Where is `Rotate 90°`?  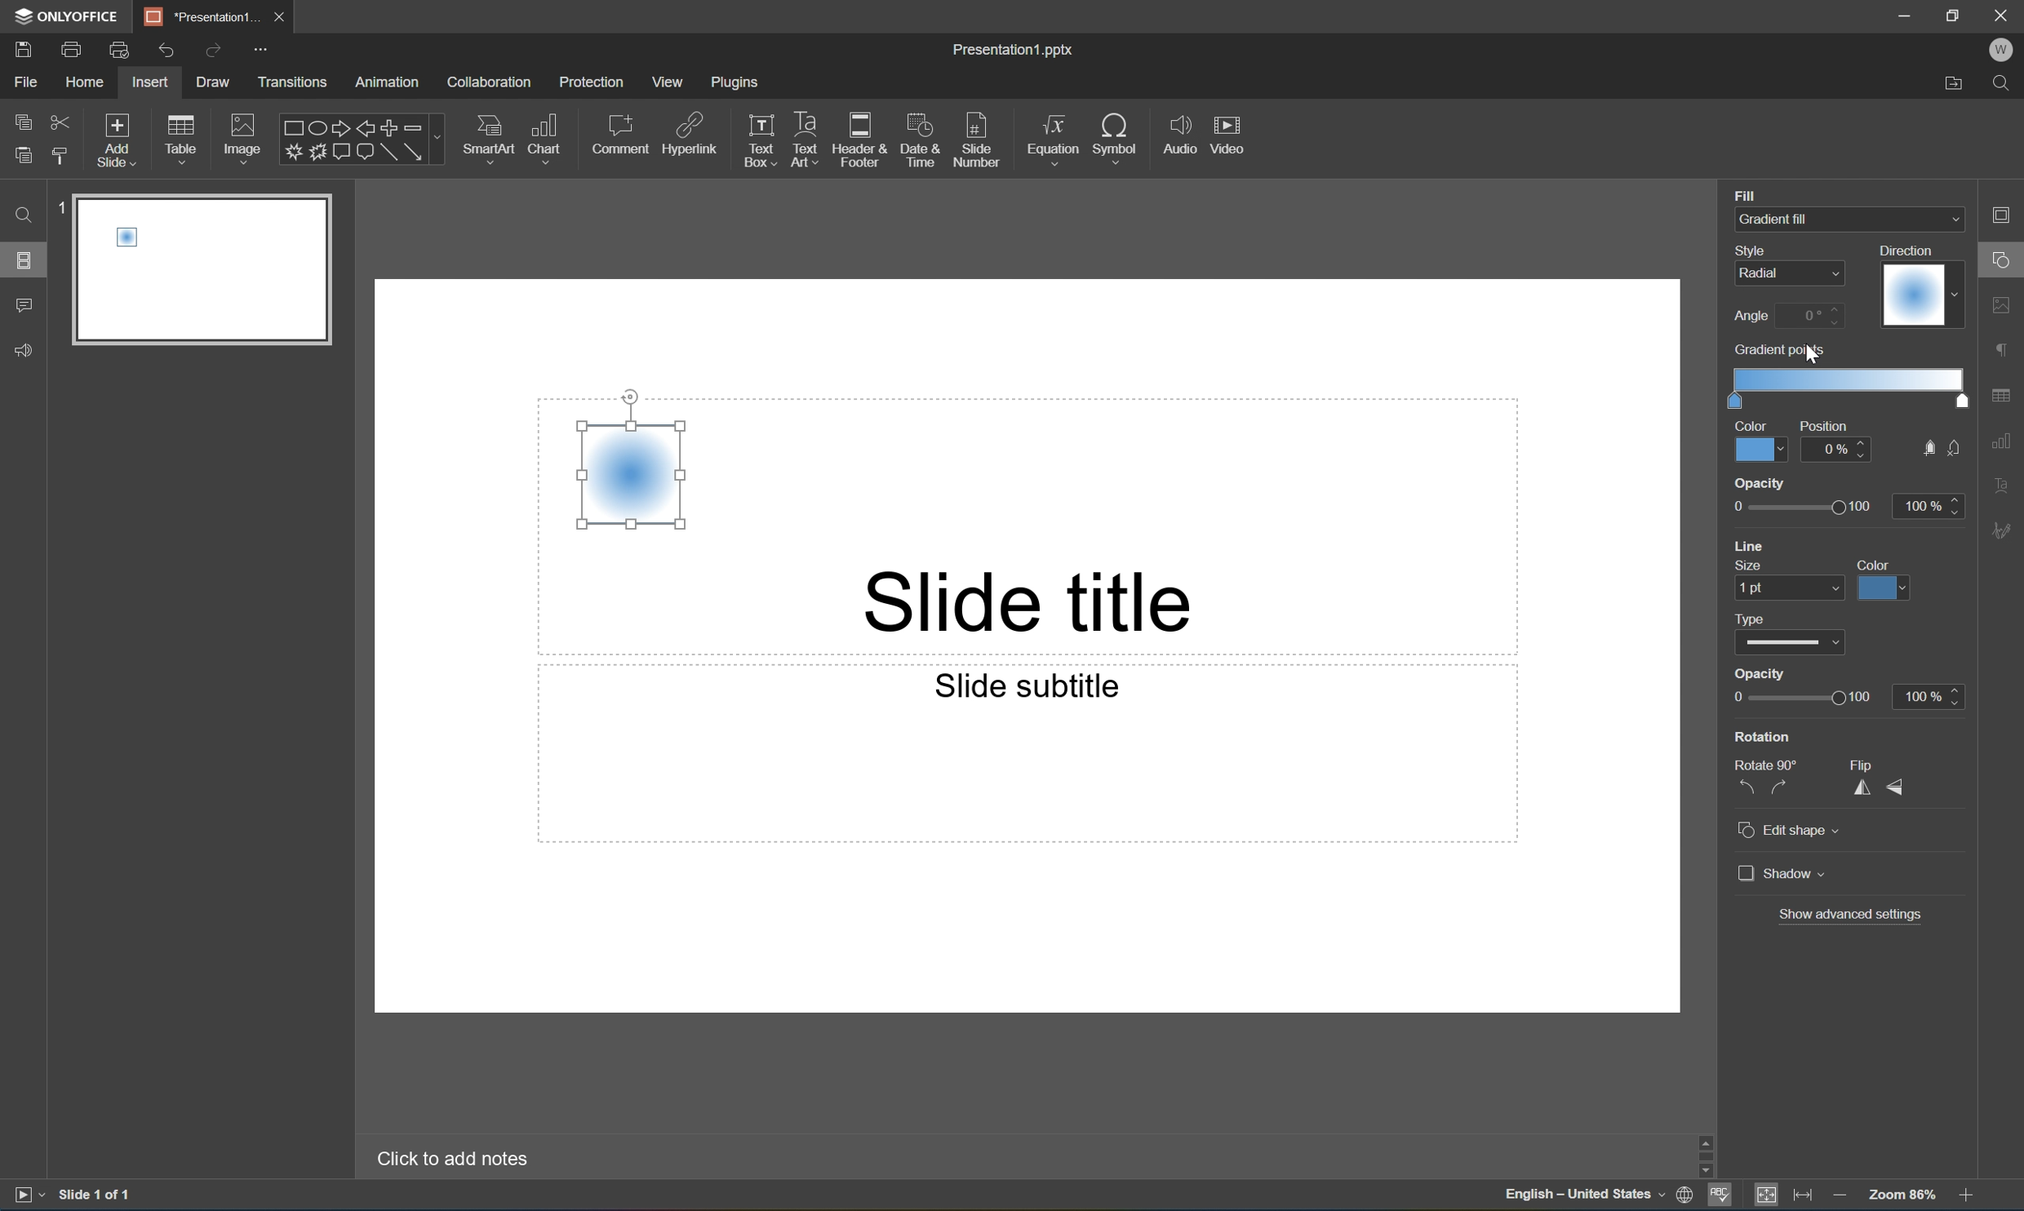
Rotate 90° is located at coordinates (1769, 766).